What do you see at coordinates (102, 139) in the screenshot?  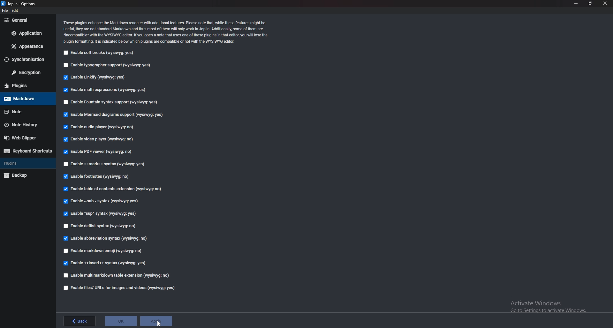 I see `Enable video player` at bounding box center [102, 139].